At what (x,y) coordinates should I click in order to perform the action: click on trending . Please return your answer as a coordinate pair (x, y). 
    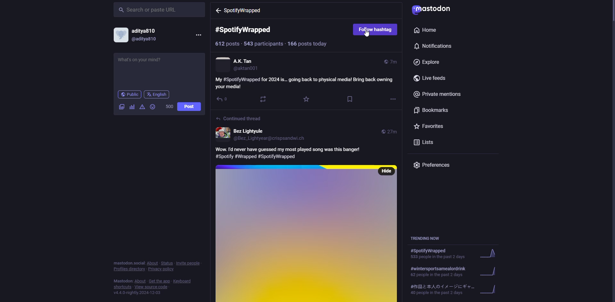
    Looking at the image, I should click on (452, 271).